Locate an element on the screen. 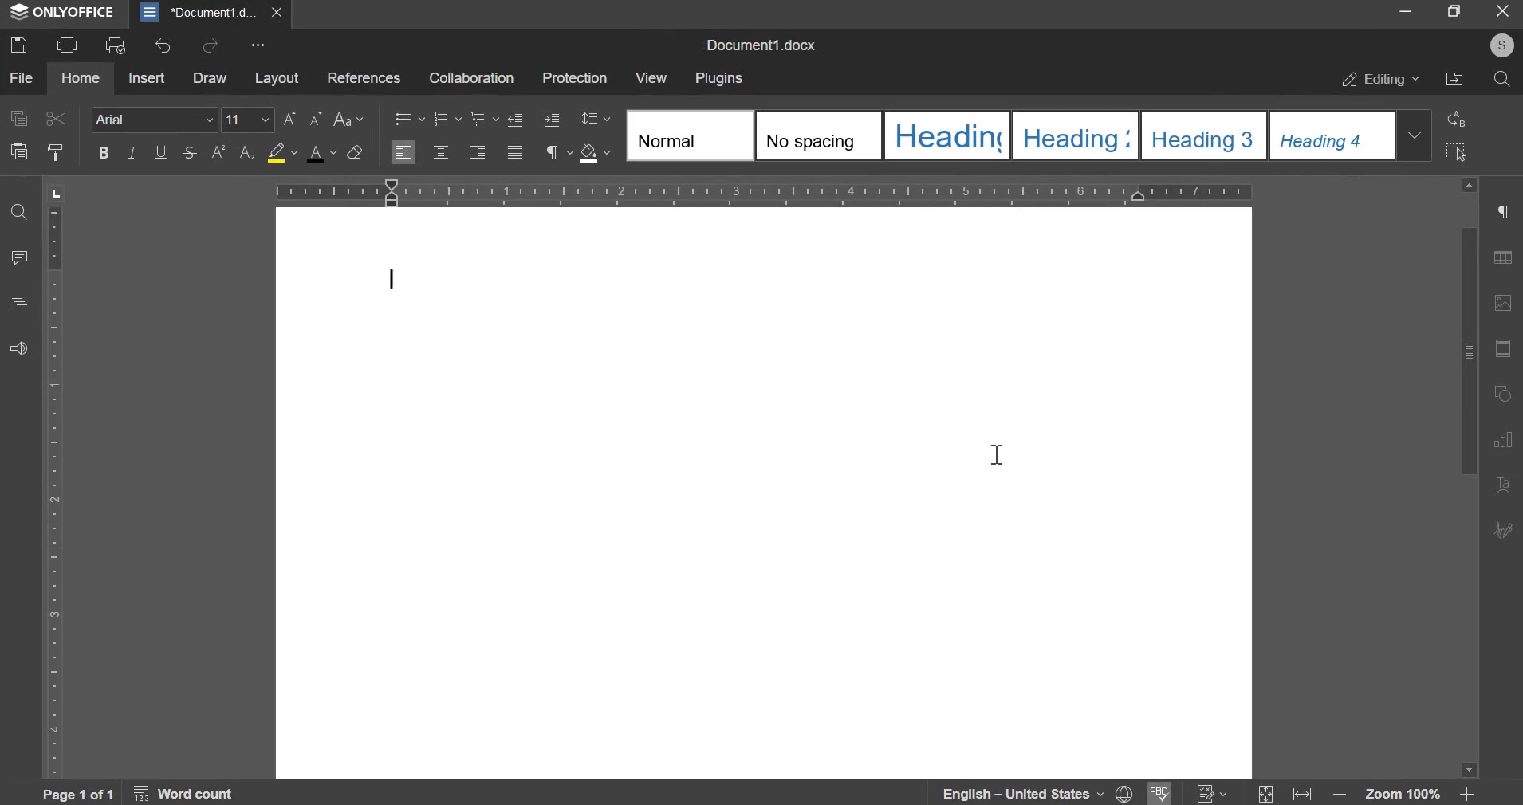  Normal is located at coordinates (688, 136).